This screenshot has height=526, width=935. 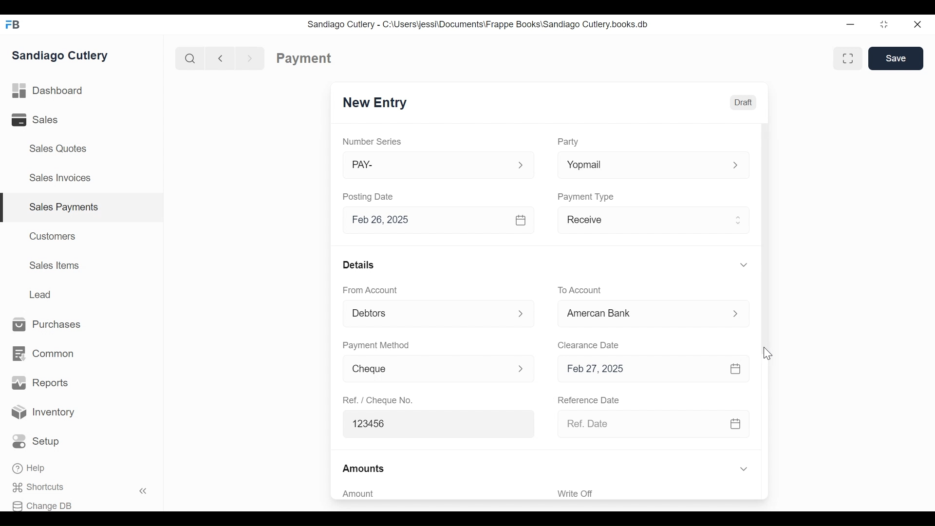 I want to click on Reference Date, so click(x=588, y=399).